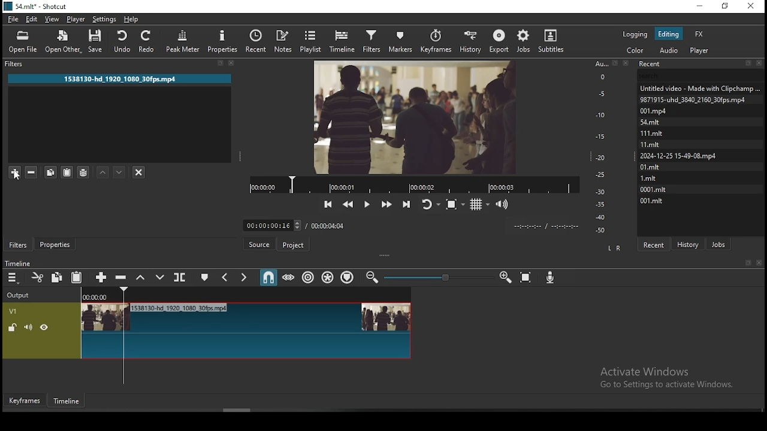 The image size is (767, 431). Describe the element at coordinates (84, 172) in the screenshot. I see `save a filter set` at that location.